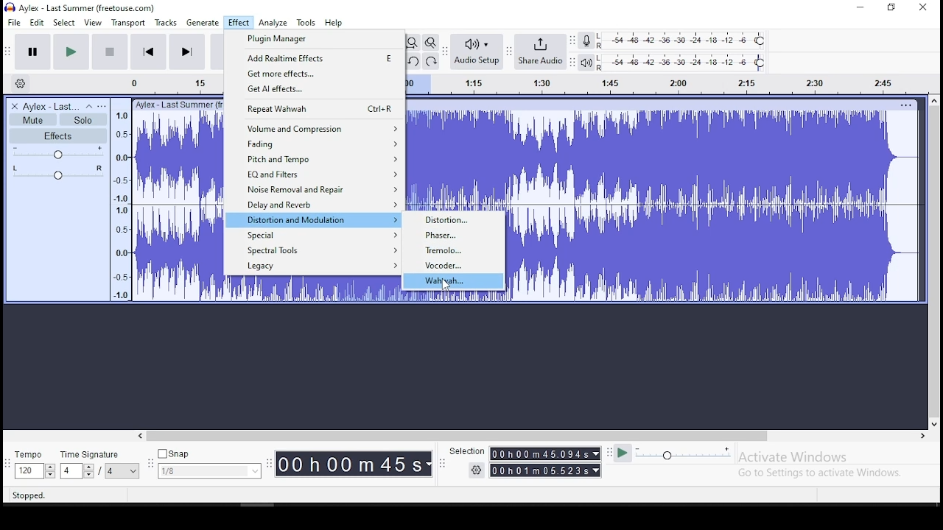  I want to click on get more effects, so click(314, 74).